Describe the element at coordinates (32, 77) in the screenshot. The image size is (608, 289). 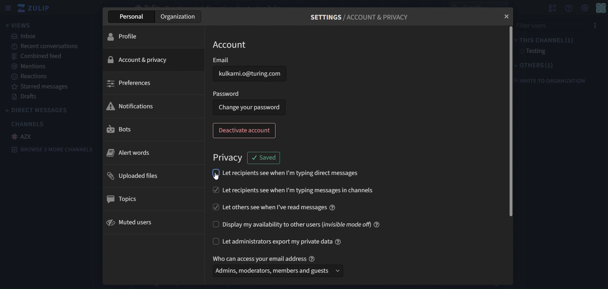
I see `reactions` at that location.